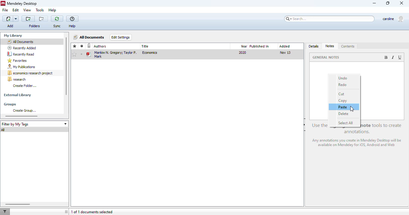  I want to click on recently added, so click(89, 46).